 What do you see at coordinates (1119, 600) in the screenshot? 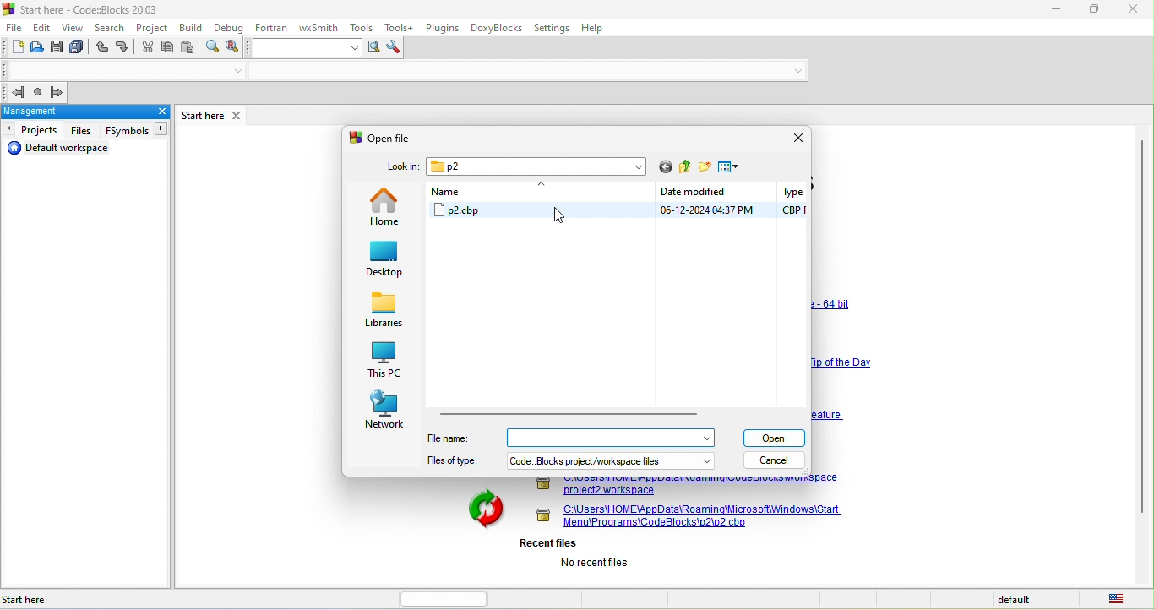
I see `united state` at bounding box center [1119, 600].